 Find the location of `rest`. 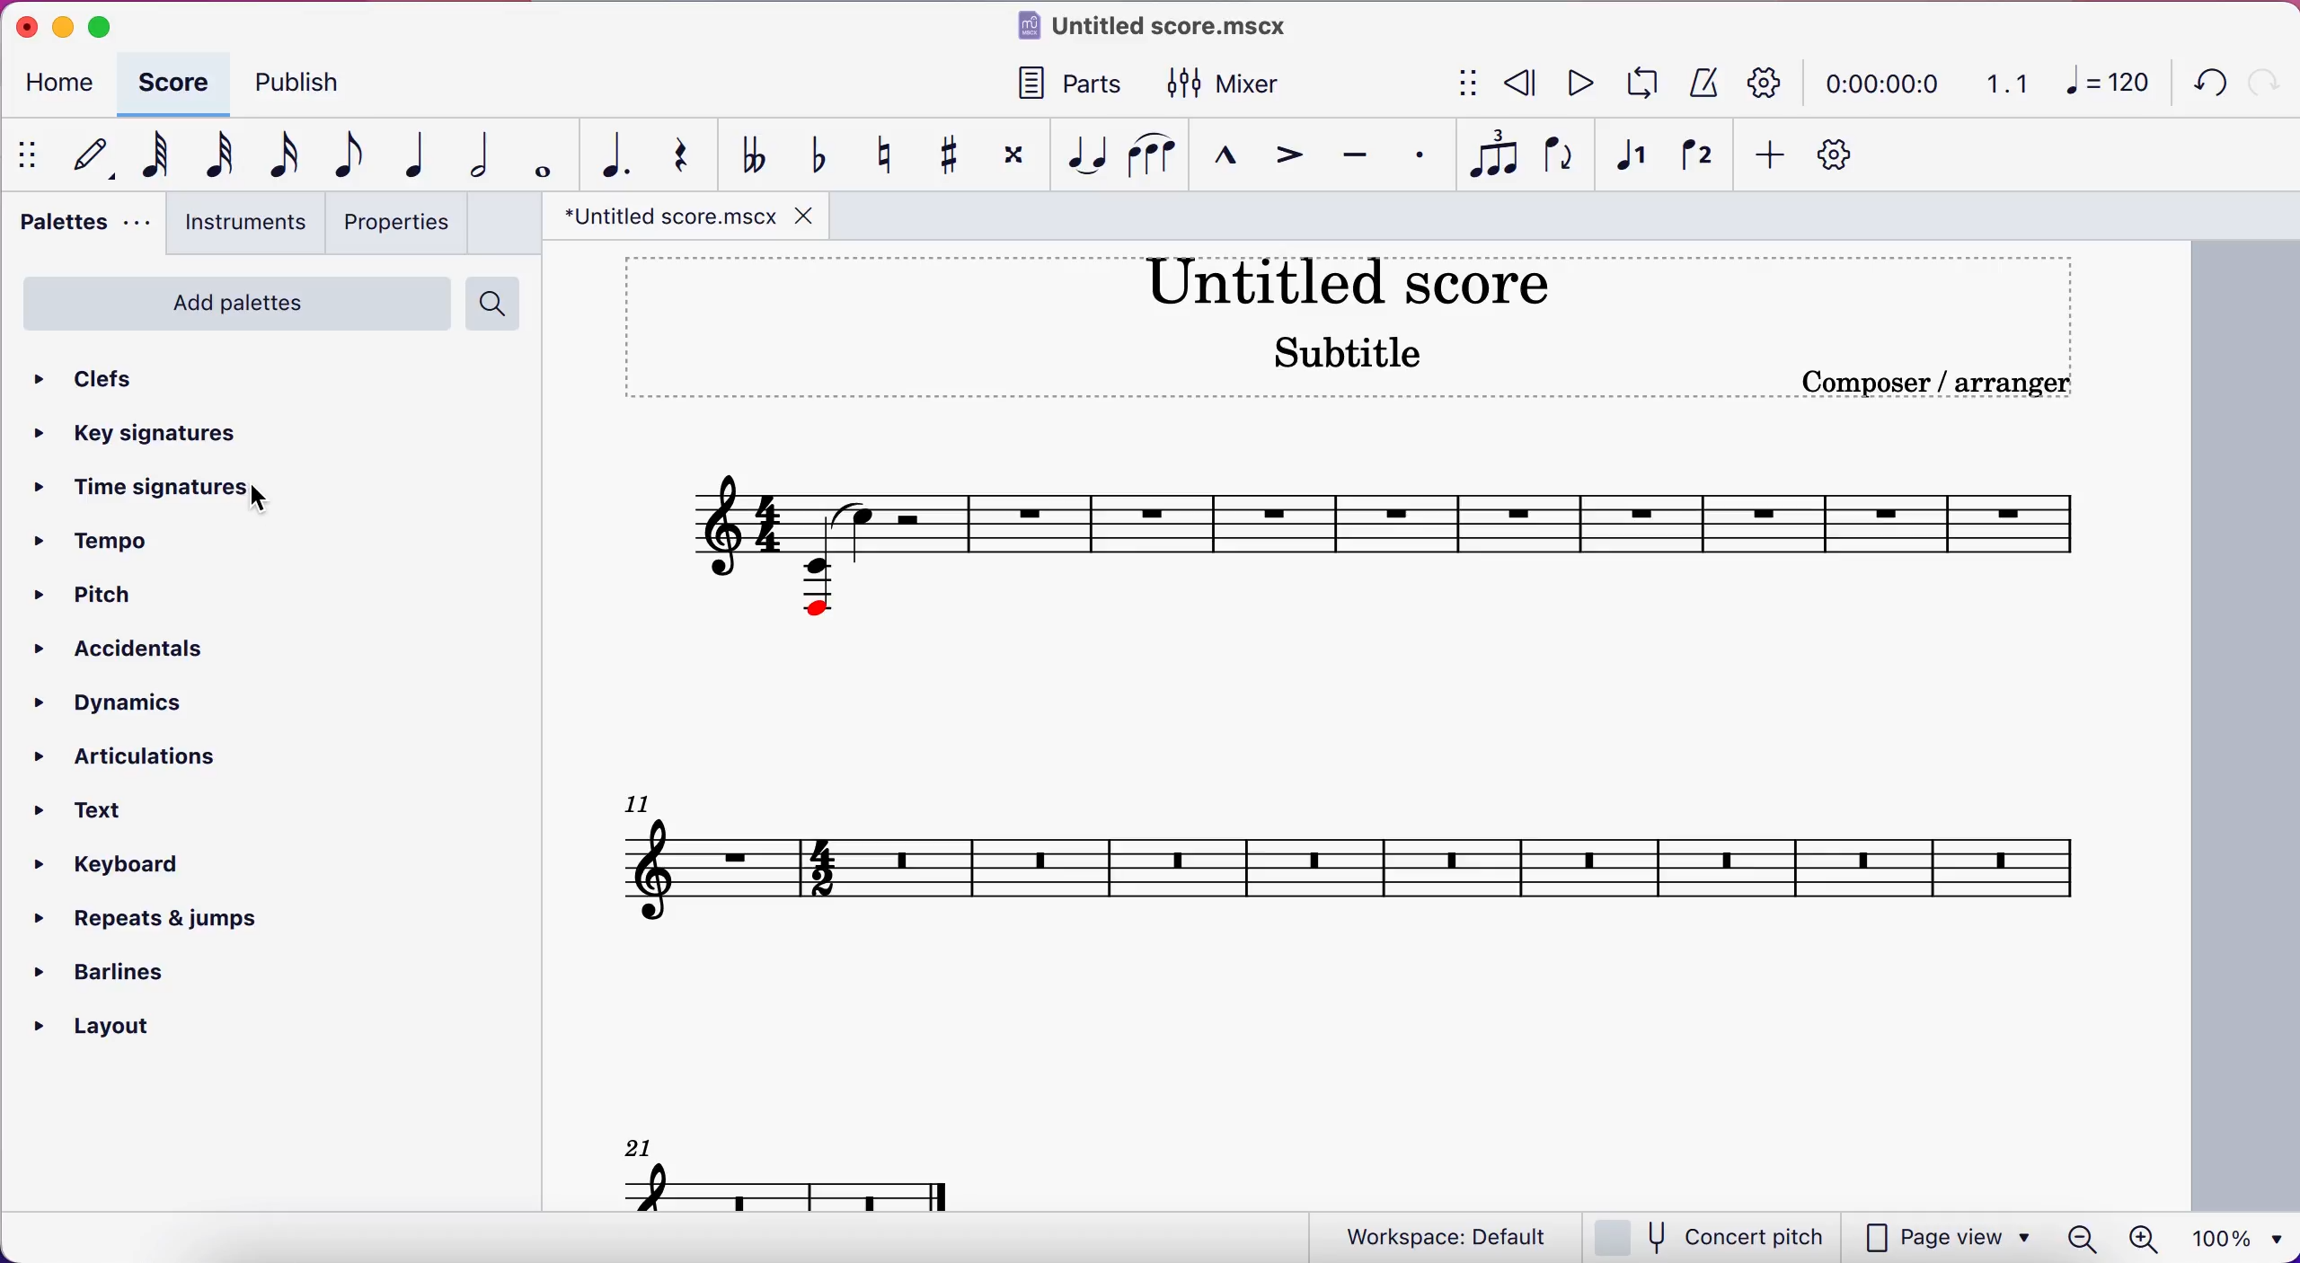

rest is located at coordinates (671, 154).